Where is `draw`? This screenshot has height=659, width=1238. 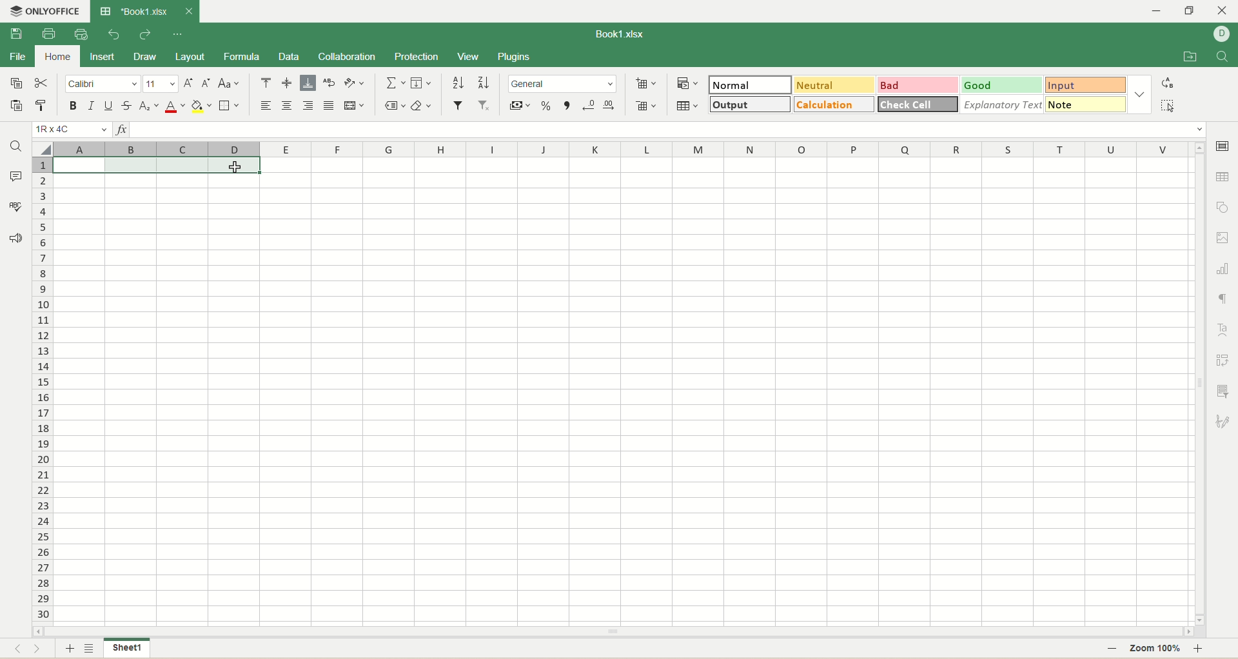 draw is located at coordinates (144, 57).